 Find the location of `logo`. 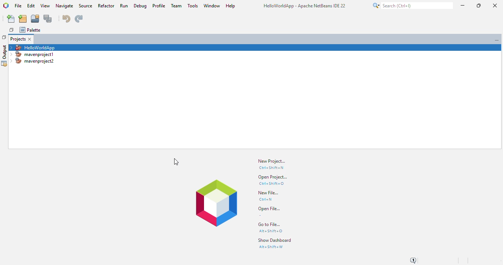

logo is located at coordinates (6, 6).